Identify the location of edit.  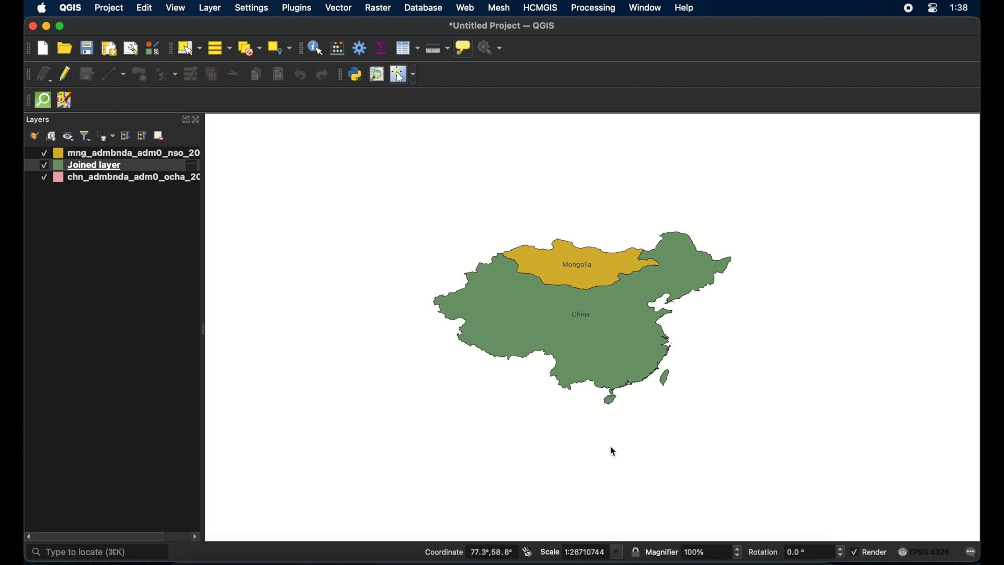
(144, 7).